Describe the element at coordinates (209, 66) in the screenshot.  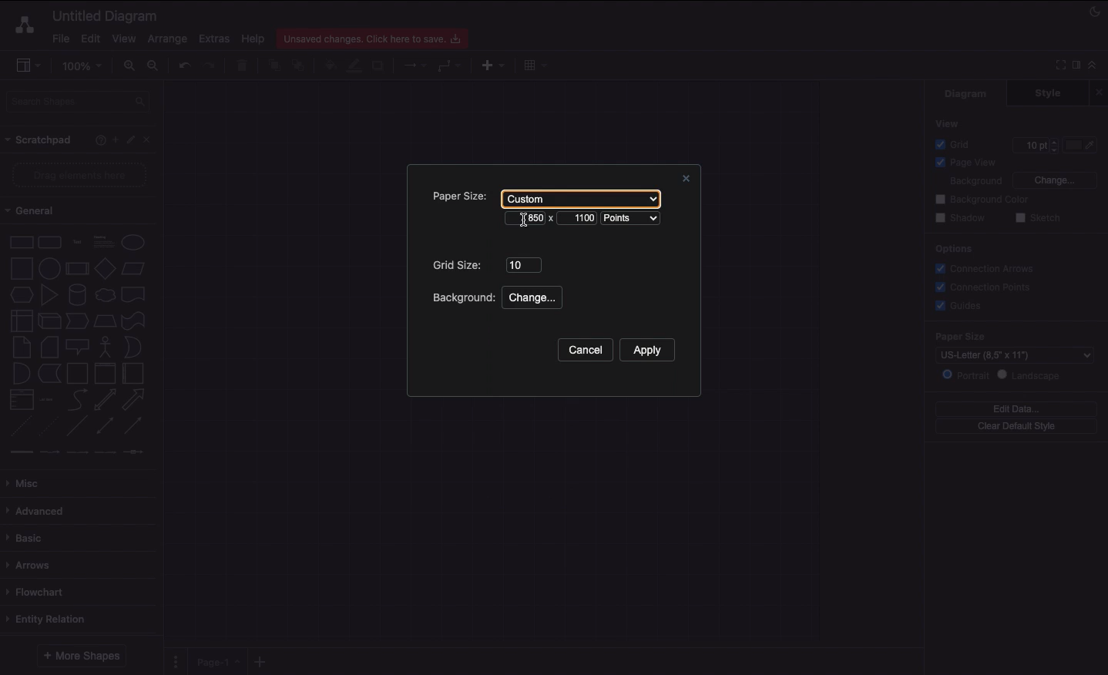
I see `Redo` at that location.